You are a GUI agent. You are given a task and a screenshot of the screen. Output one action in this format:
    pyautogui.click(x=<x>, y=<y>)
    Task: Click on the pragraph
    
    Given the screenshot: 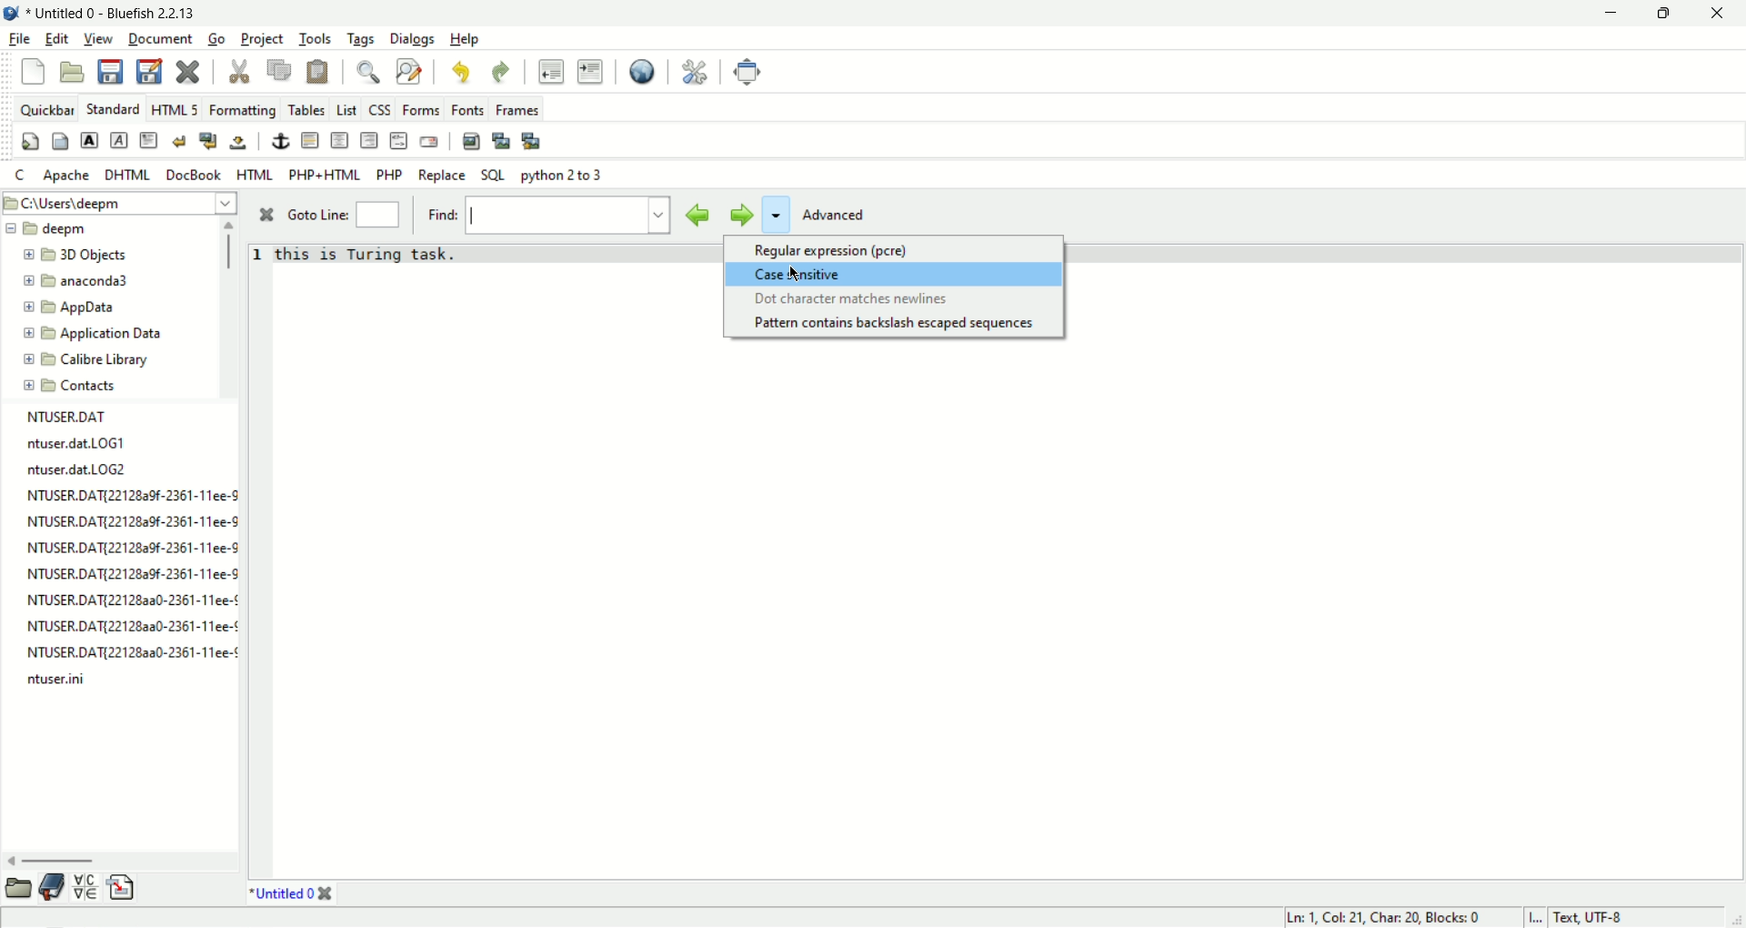 What is the action you would take?
    pyautogui.click(x=149, y=140)
    